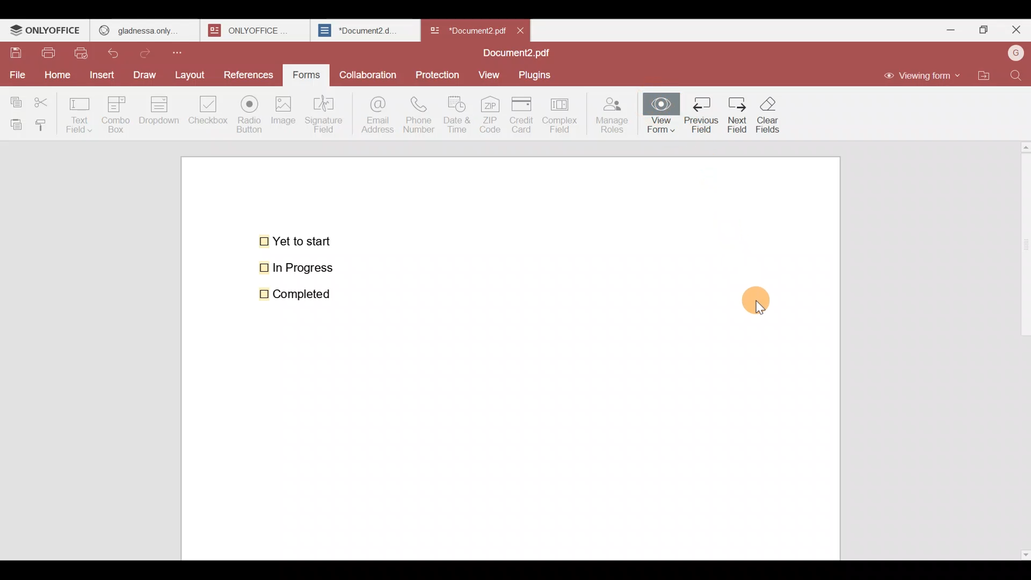 The image size is (1031, 580). Describe the element at coordinates (161, 115) in the screenshot. I see `Dropdown` at that location.